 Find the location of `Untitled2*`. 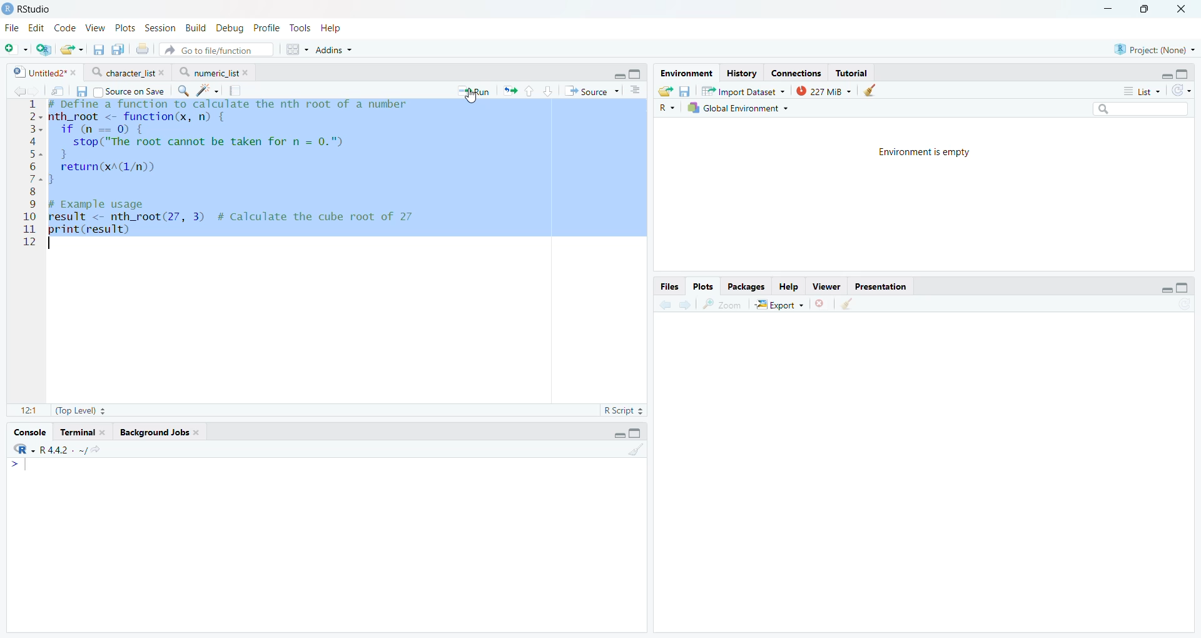

Untitled2* is located at coordinates (43, 73).